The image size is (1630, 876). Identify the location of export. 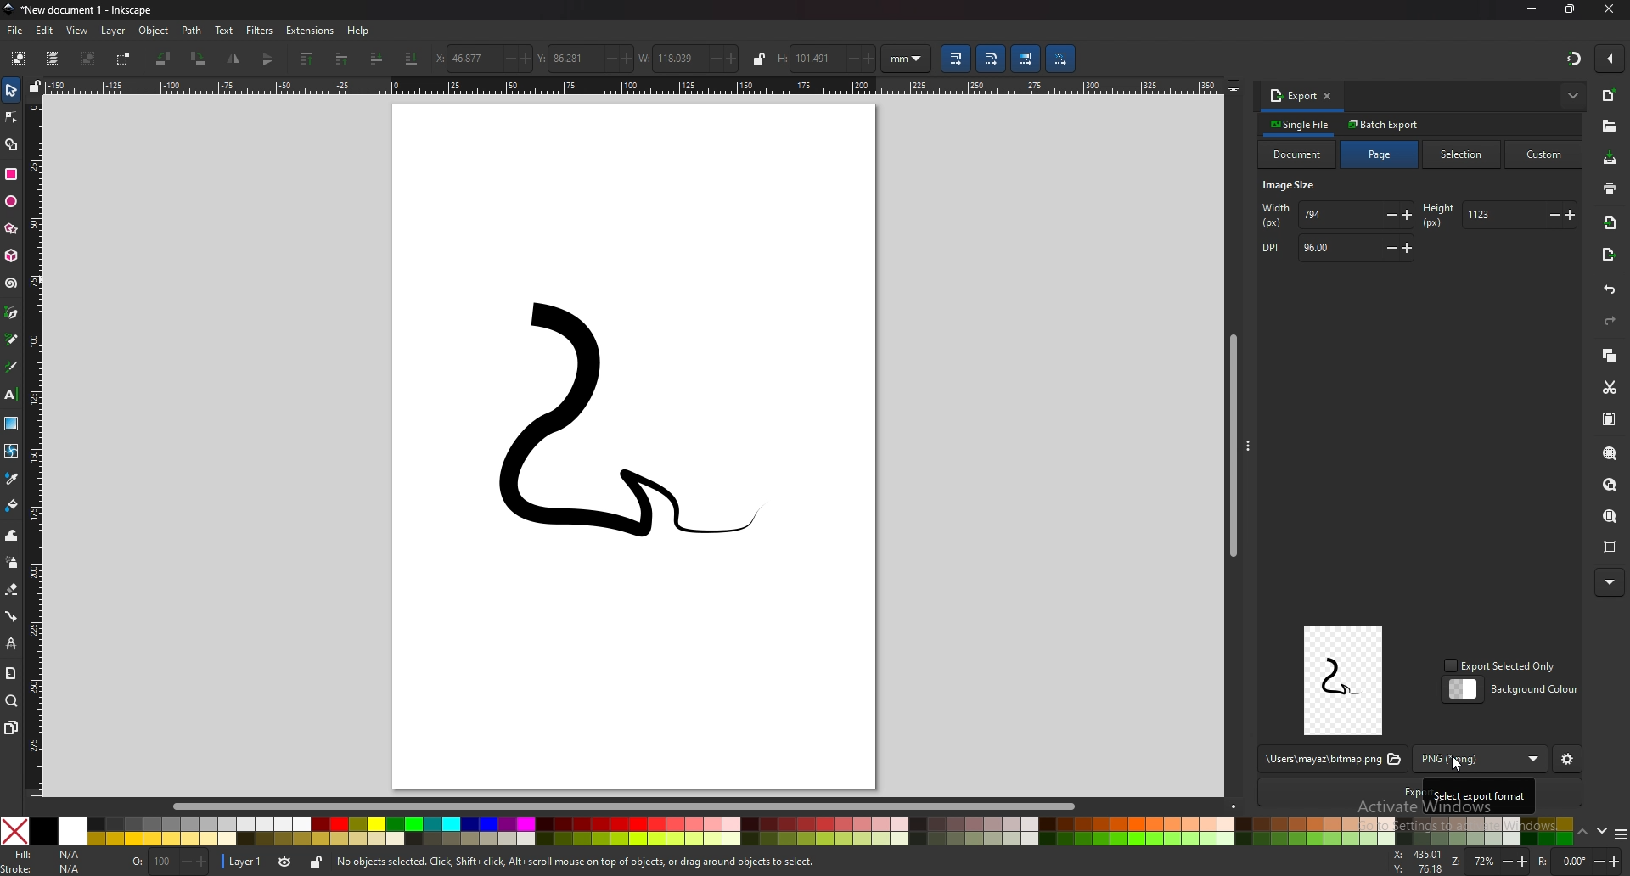
(1293, 95).